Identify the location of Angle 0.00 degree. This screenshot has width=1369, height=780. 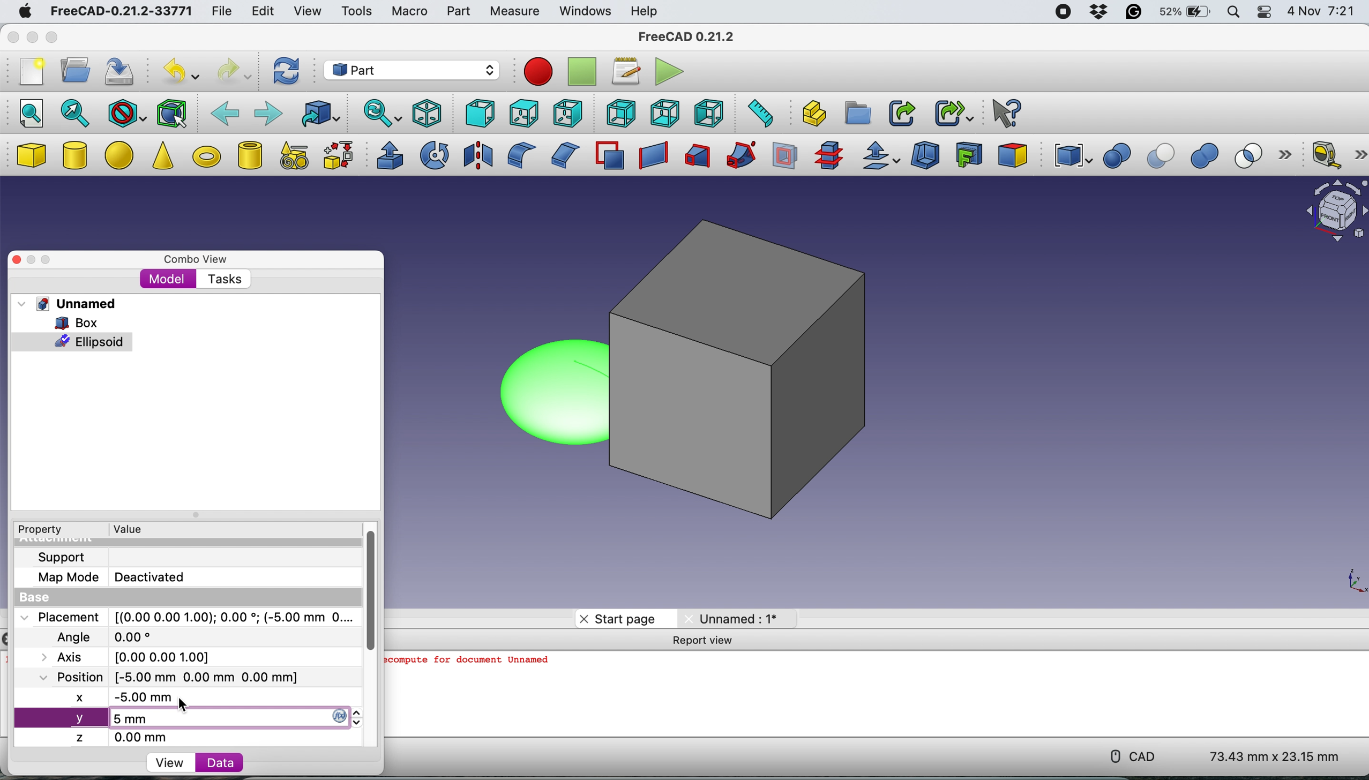
(102, 635).